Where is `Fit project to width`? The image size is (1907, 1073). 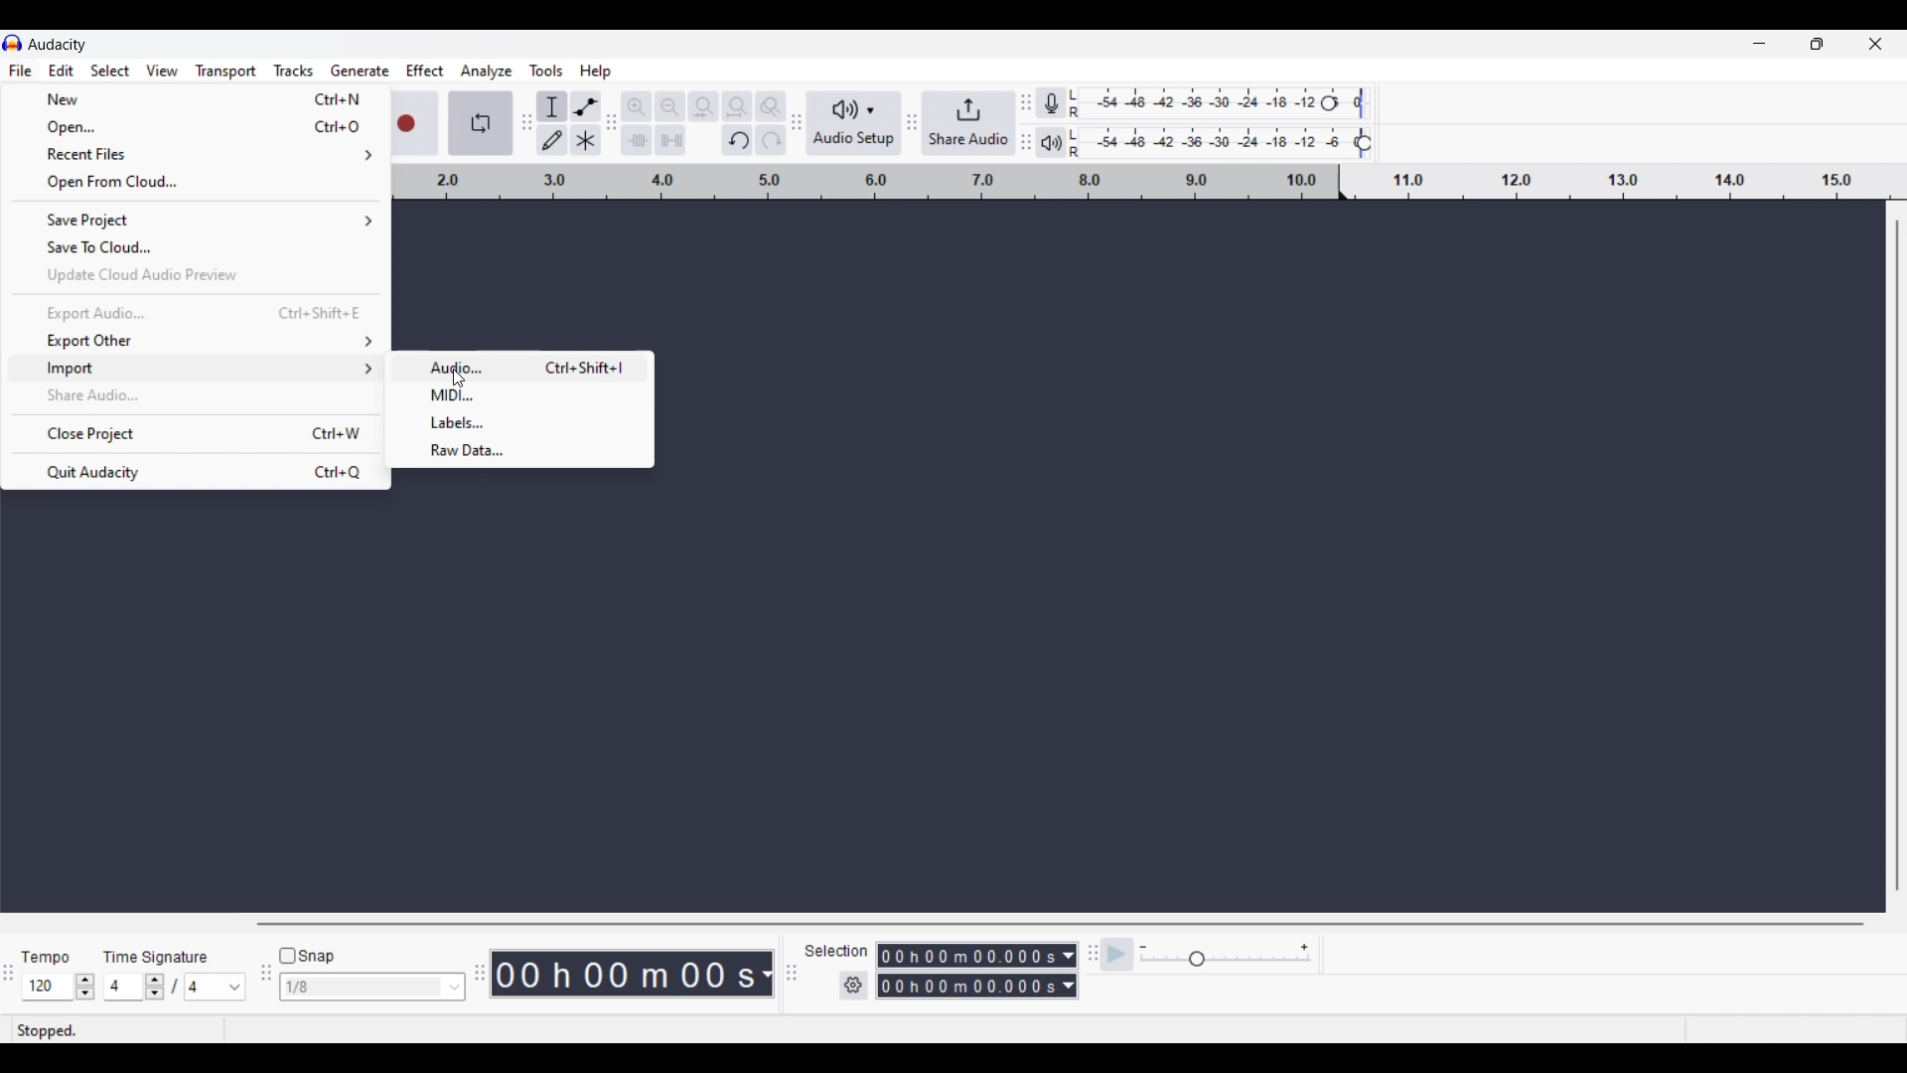
Fit project to width is located at coordinates (738, 107).